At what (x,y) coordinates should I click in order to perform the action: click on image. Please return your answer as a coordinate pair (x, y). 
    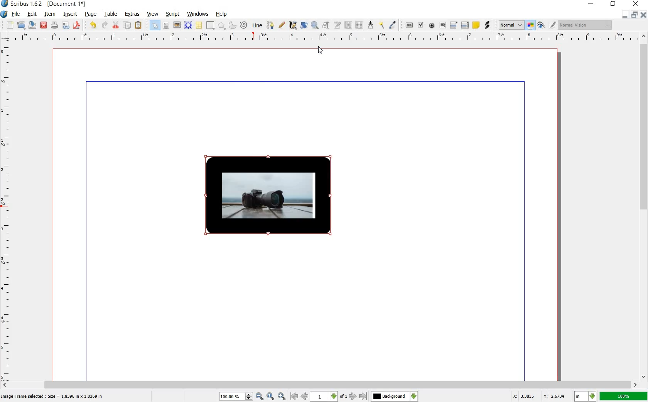
    Looking at the image, I should click on (176, 25).